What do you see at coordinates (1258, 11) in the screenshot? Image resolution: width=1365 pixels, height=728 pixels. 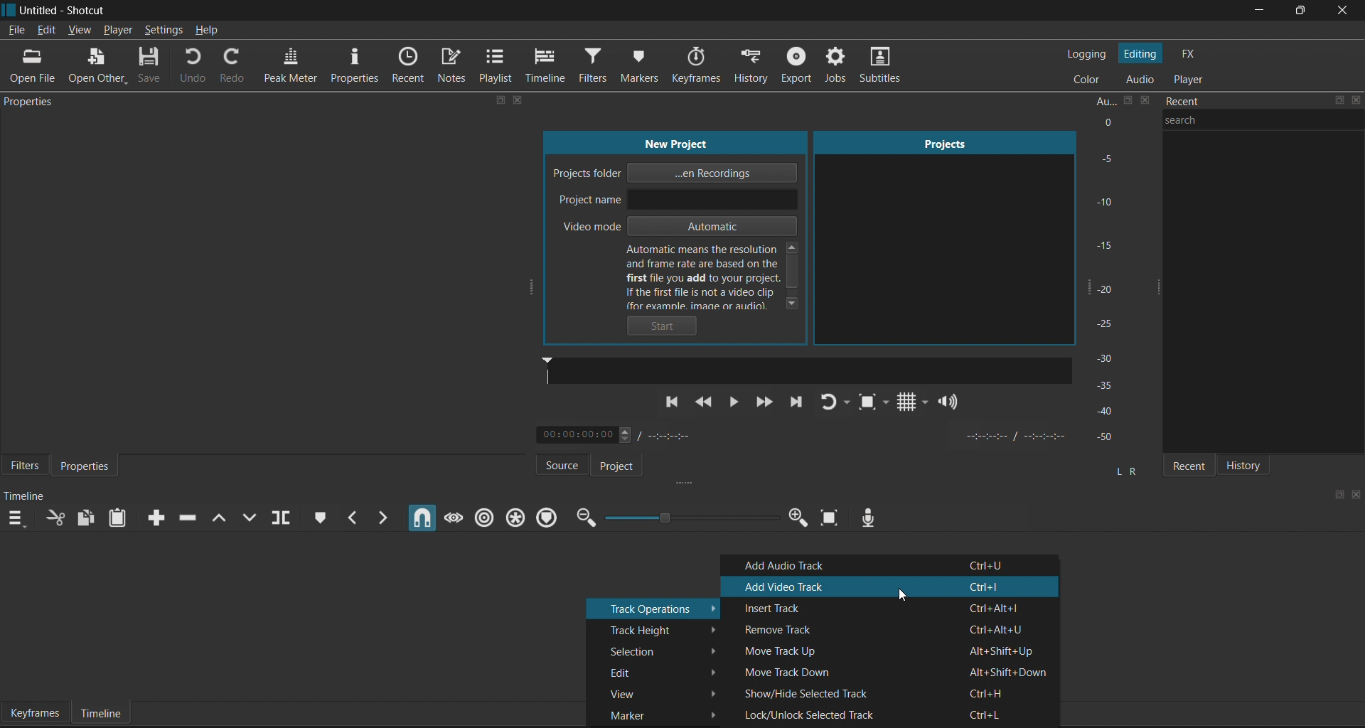 I see `minimize` at bounding box center [1258, 11].